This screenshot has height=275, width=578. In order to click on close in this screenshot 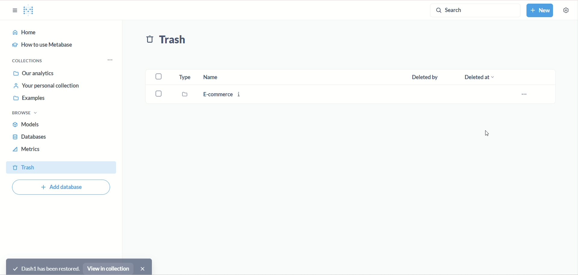, I will do `click(144, 267)`.